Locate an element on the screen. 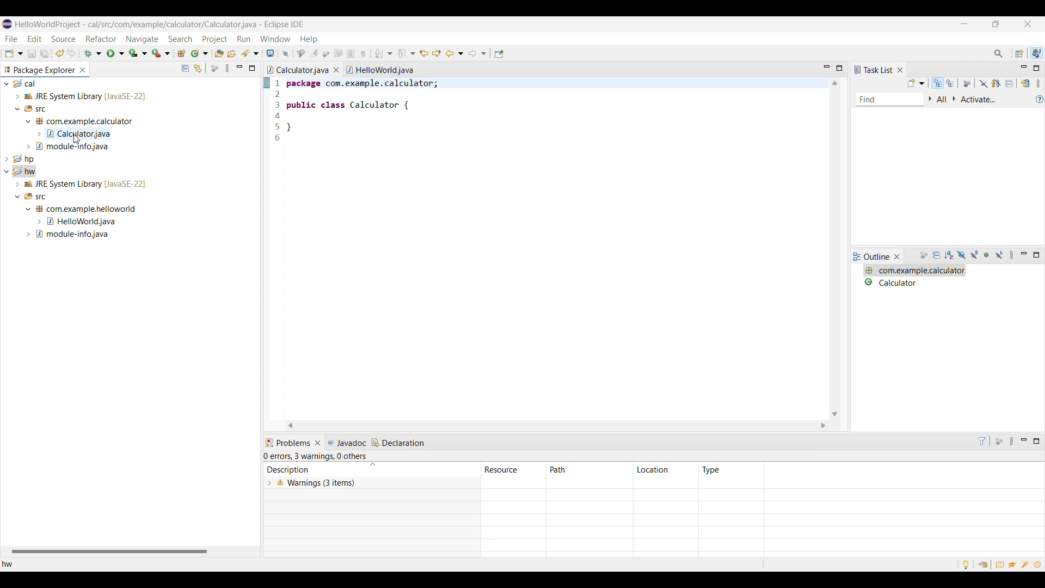 This screenshot has height=588, width=1045. cal project is located at coordinates (128, 115).